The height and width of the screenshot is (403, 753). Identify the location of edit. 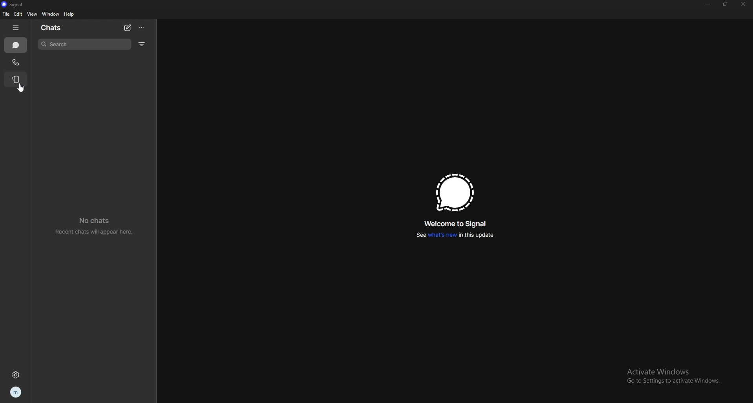
(18, 14).